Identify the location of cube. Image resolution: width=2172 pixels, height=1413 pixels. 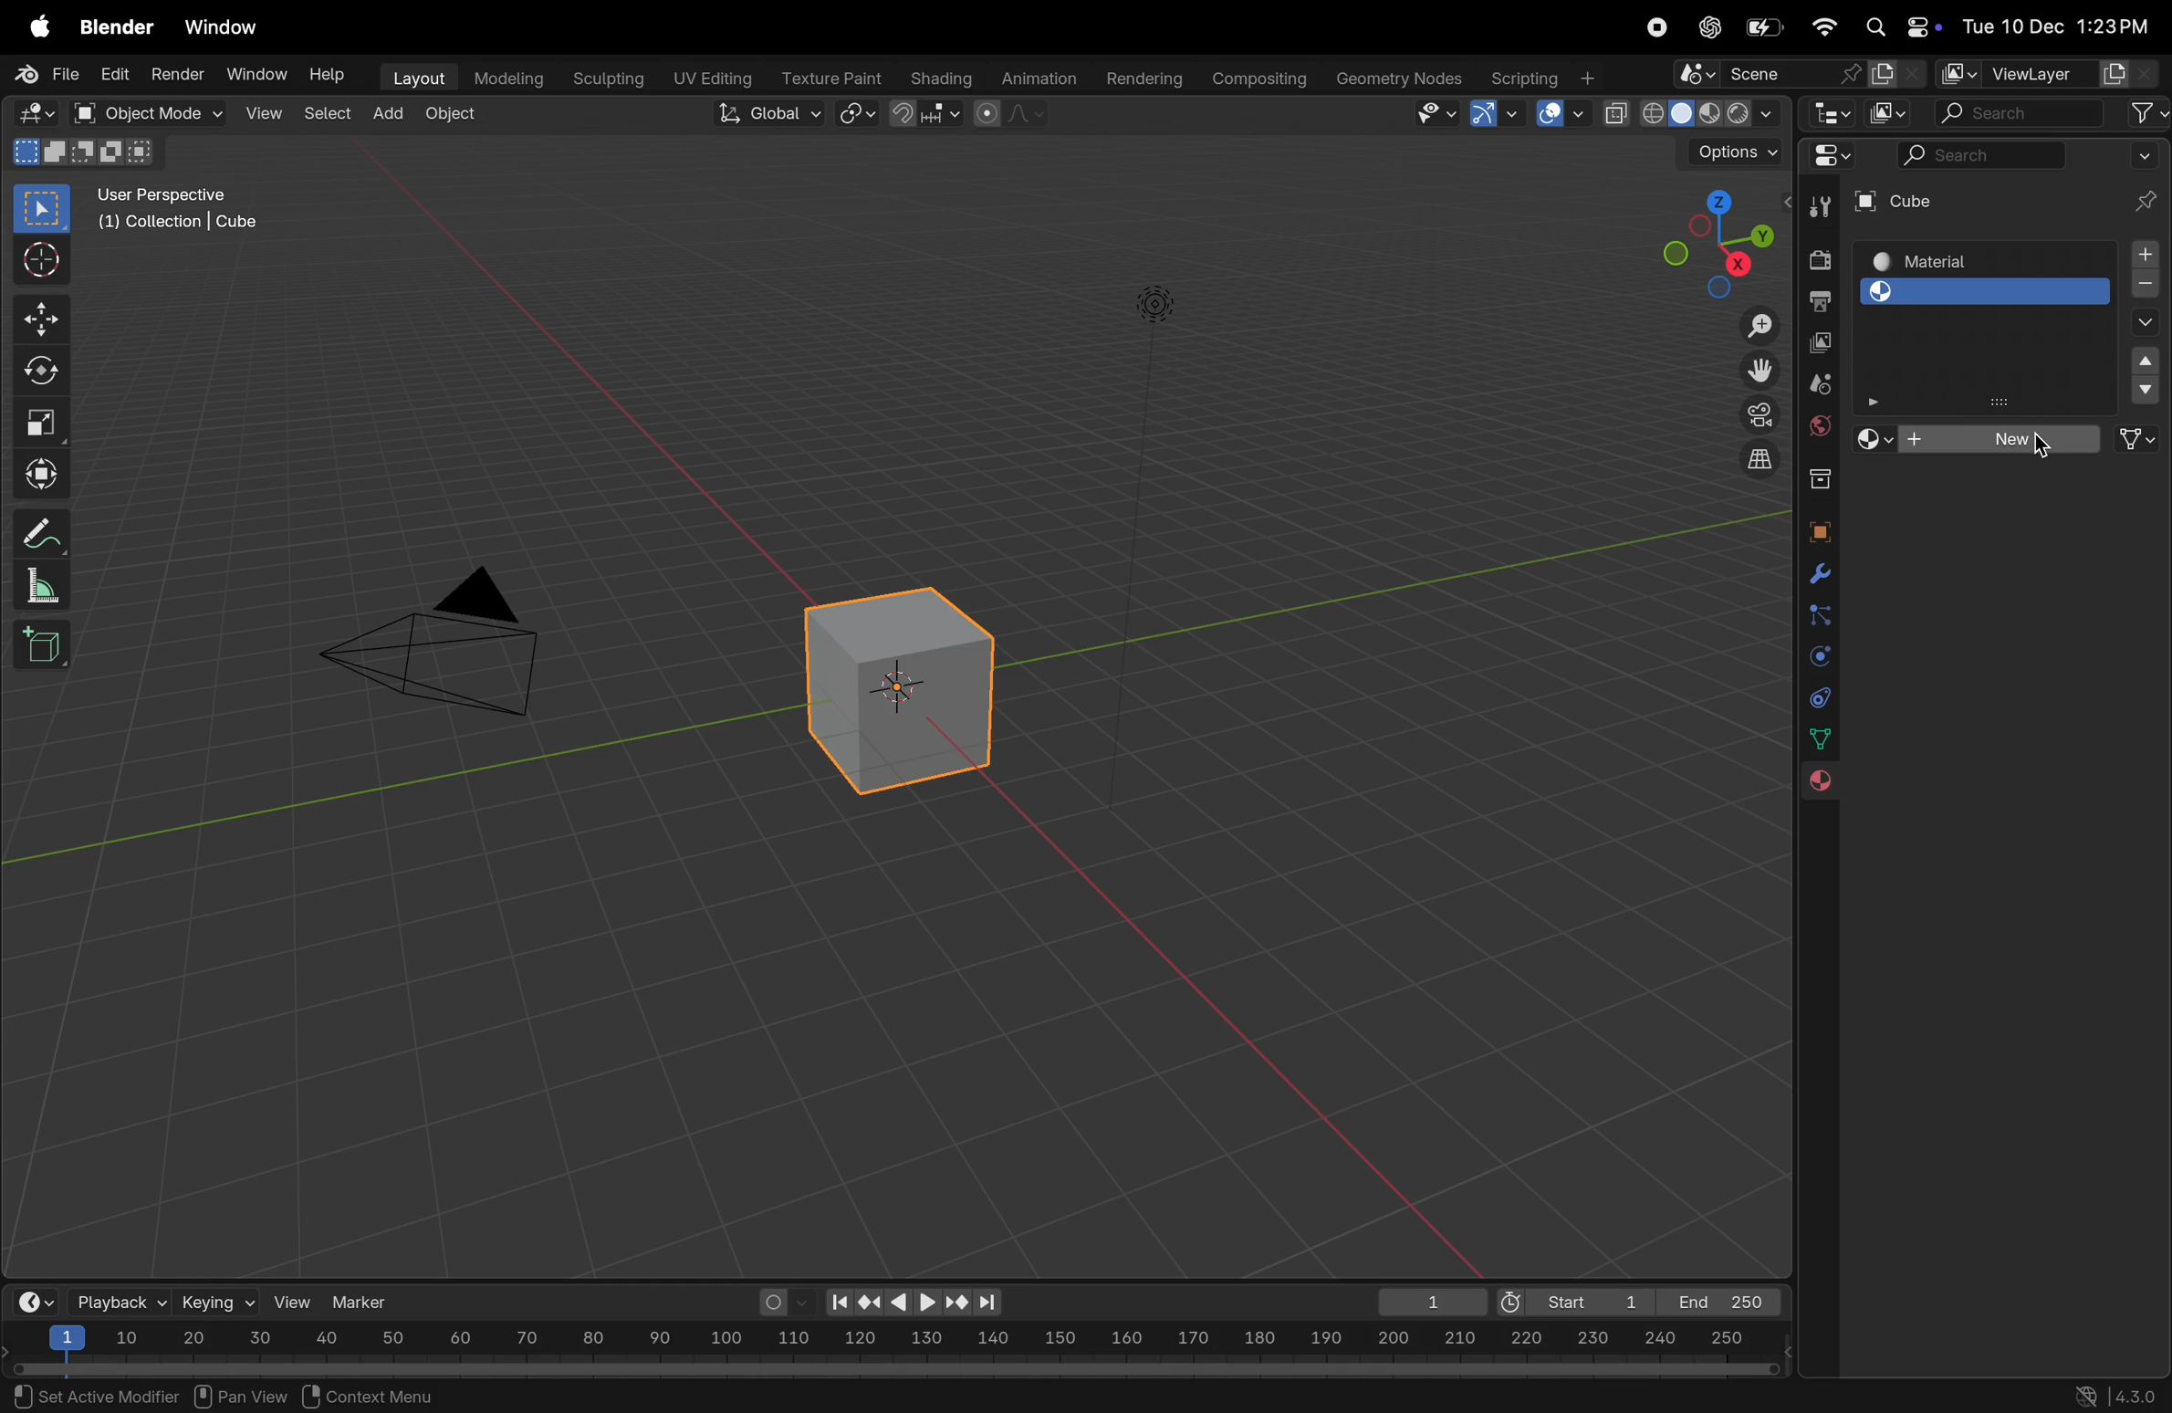
(1954, 199).